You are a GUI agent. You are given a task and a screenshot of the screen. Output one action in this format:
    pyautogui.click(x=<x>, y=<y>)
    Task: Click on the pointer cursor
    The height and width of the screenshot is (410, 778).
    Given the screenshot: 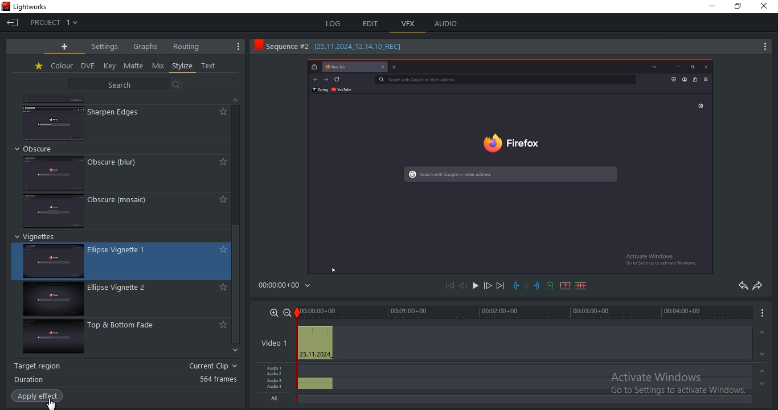 What is the action you would take?
    pyautogui.click(x=50, y=404)
    